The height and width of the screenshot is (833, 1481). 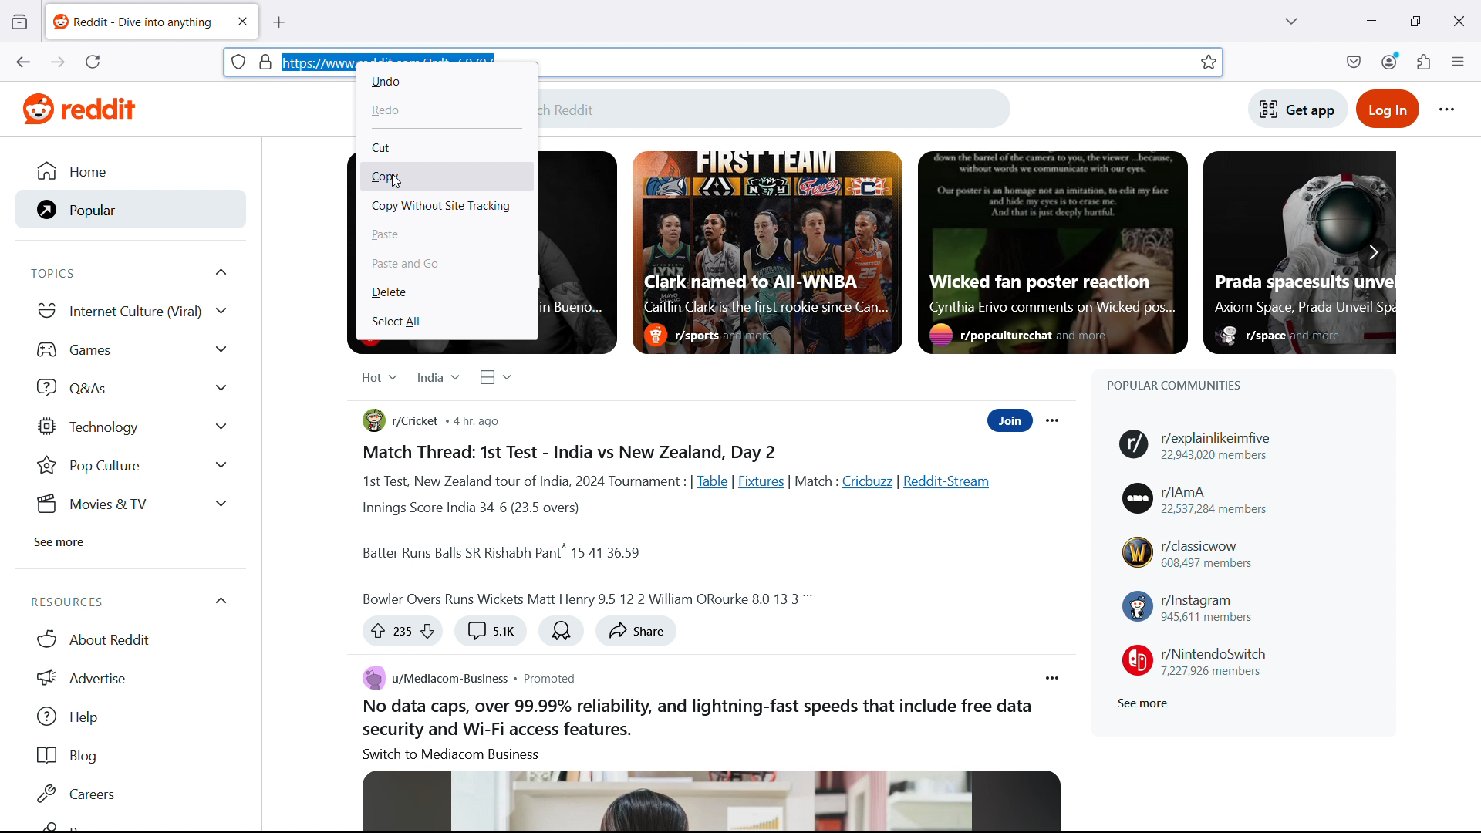 I want to click on save to pocket, so click(x=1354, y=61).